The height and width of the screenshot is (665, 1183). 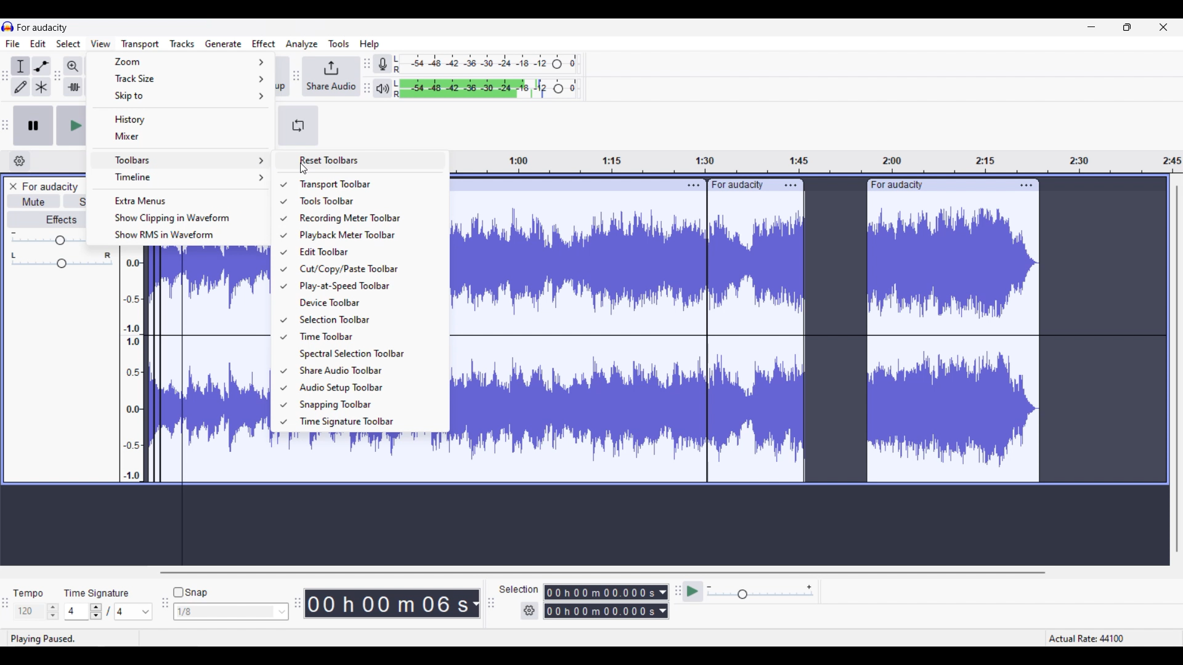 What do you see at coordinates (938, 185) in the screenshot?
I see `click to drag` at bounding box center [938, 185].